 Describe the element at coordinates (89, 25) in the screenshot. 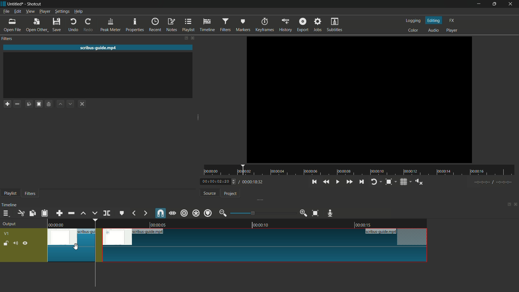

I see `redo` at that location.